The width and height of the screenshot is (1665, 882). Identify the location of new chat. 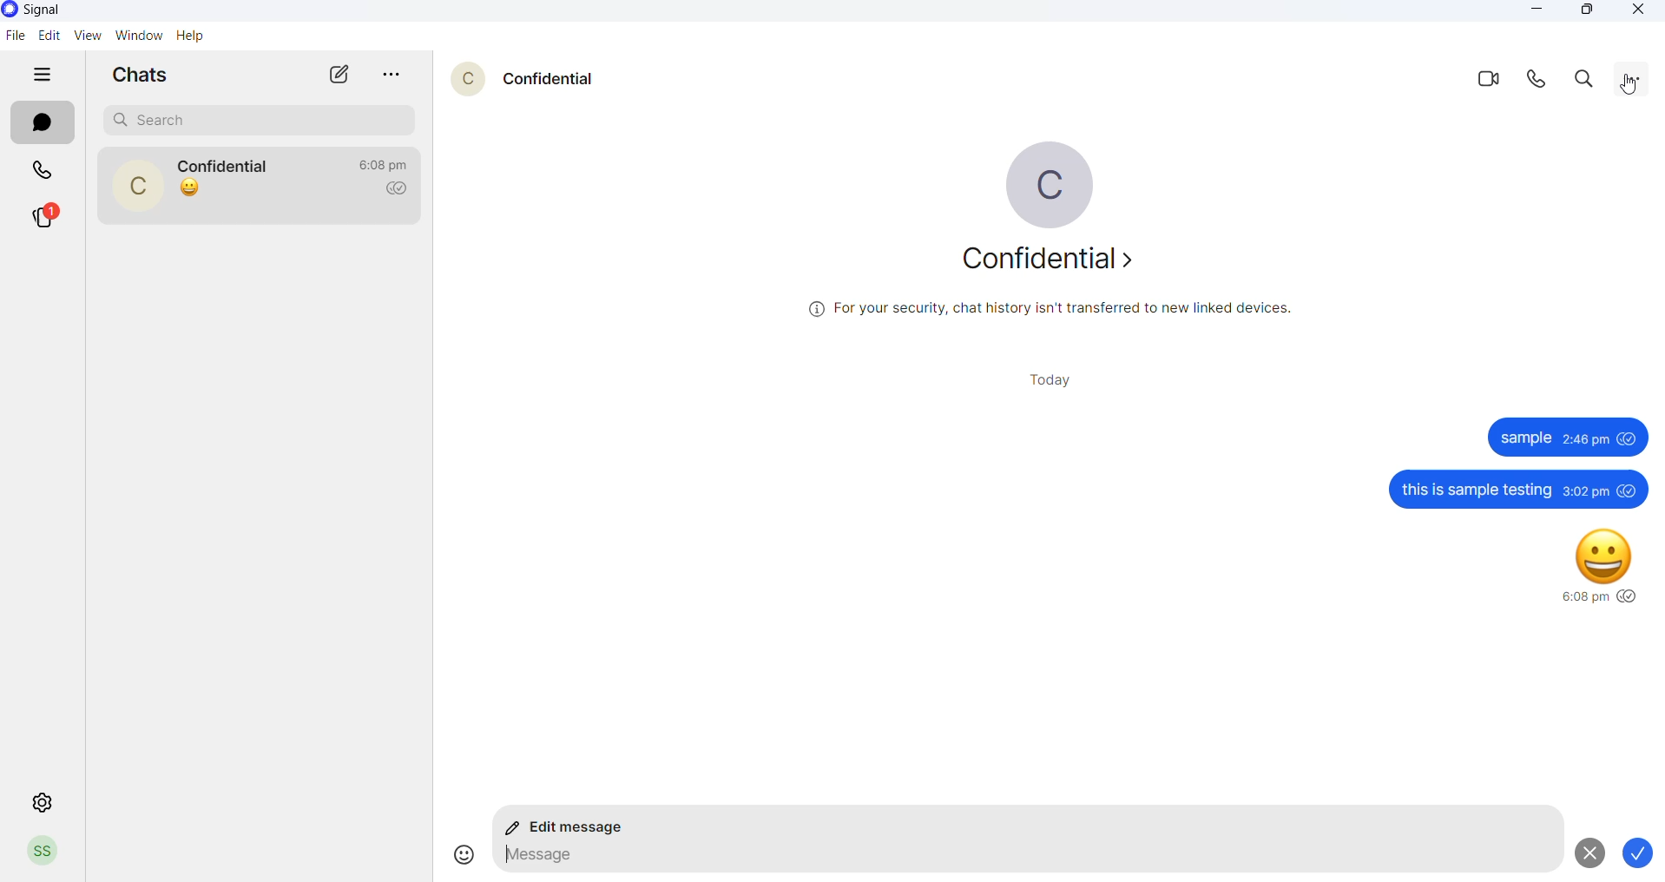
(339, 74).